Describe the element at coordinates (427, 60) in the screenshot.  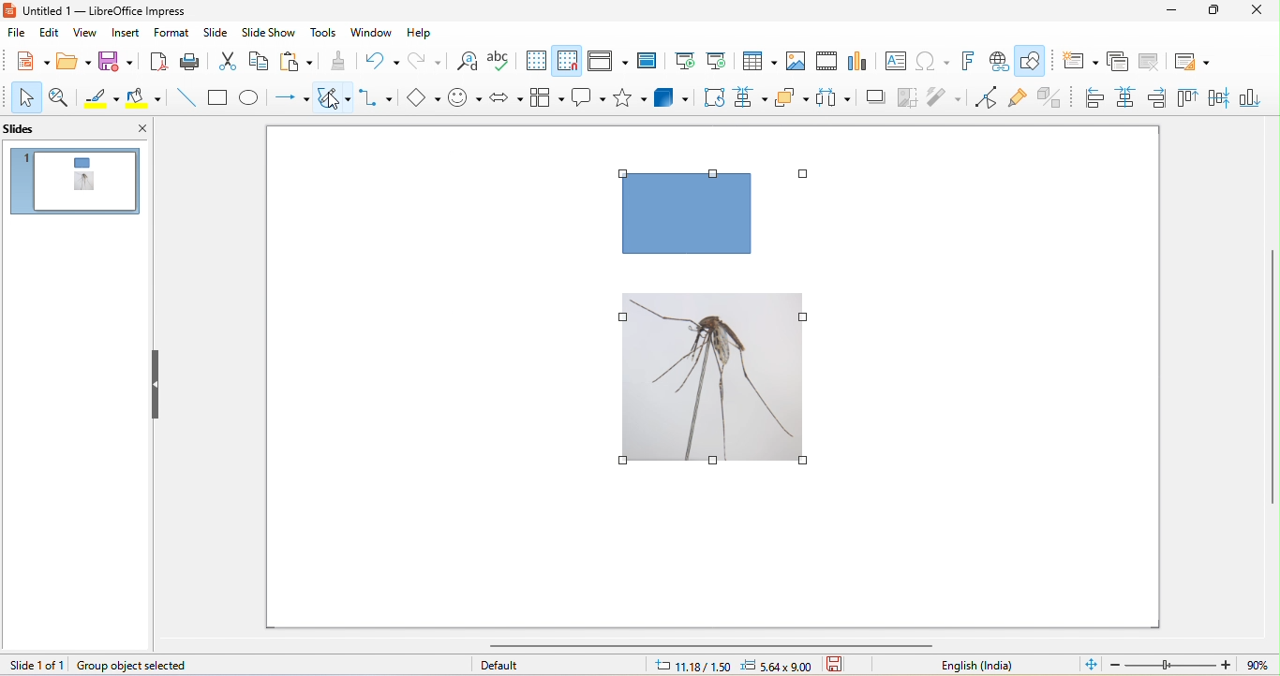
I see `redo` at that location.